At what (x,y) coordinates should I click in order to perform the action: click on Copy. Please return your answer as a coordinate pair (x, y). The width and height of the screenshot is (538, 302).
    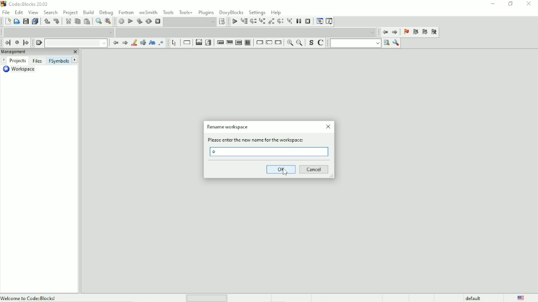
    Looking at the image, I should click on (77, 22).